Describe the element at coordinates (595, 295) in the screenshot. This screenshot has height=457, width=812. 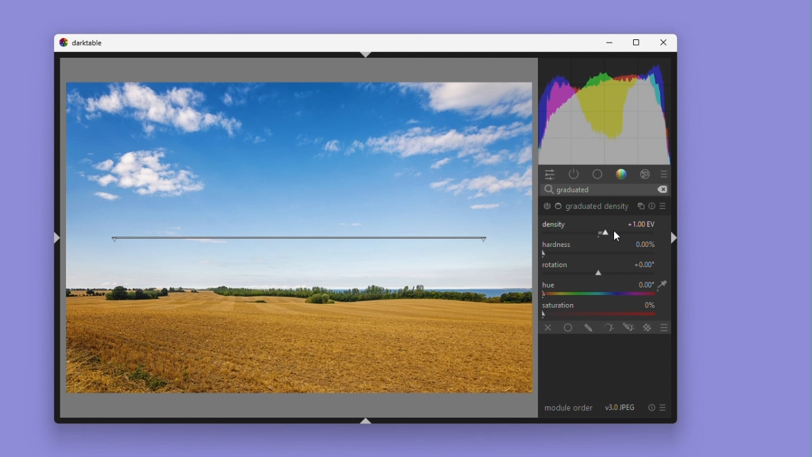
I see `color picker` at that location.